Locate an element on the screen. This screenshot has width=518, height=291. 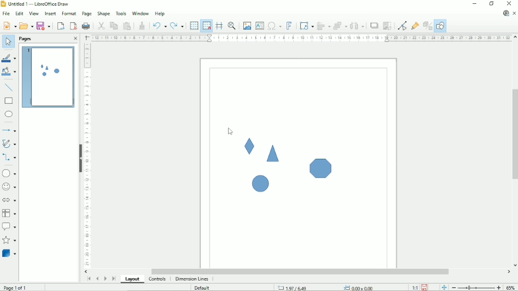
Vertical scale is located at coordinates (86, 155).